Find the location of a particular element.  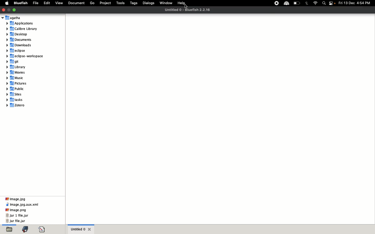

Image, jpg file is located at coordinates (15, 199).